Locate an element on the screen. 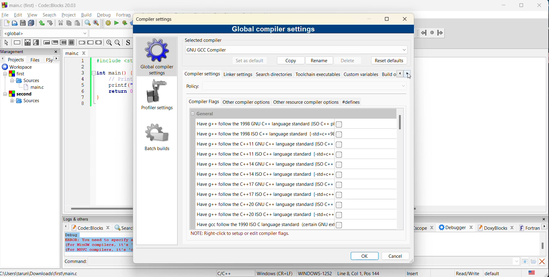 The width and height of the screenshot is (549, 277). other resource compiler options is located at coordinates (306, 102).